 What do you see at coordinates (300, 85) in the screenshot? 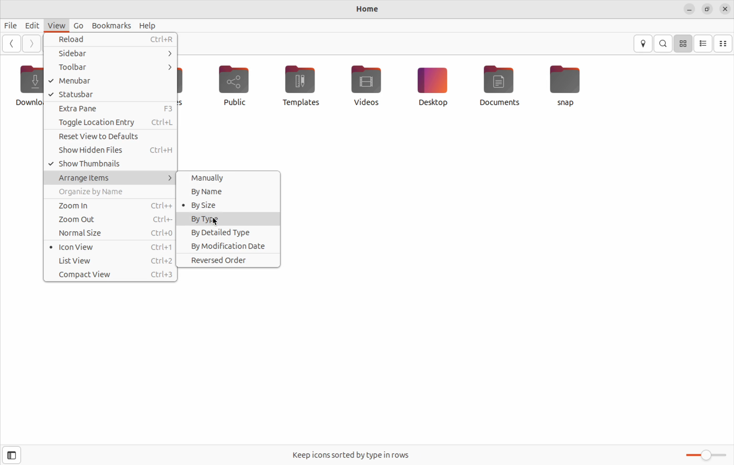
I see `templates` at bounding box center [300, 85].